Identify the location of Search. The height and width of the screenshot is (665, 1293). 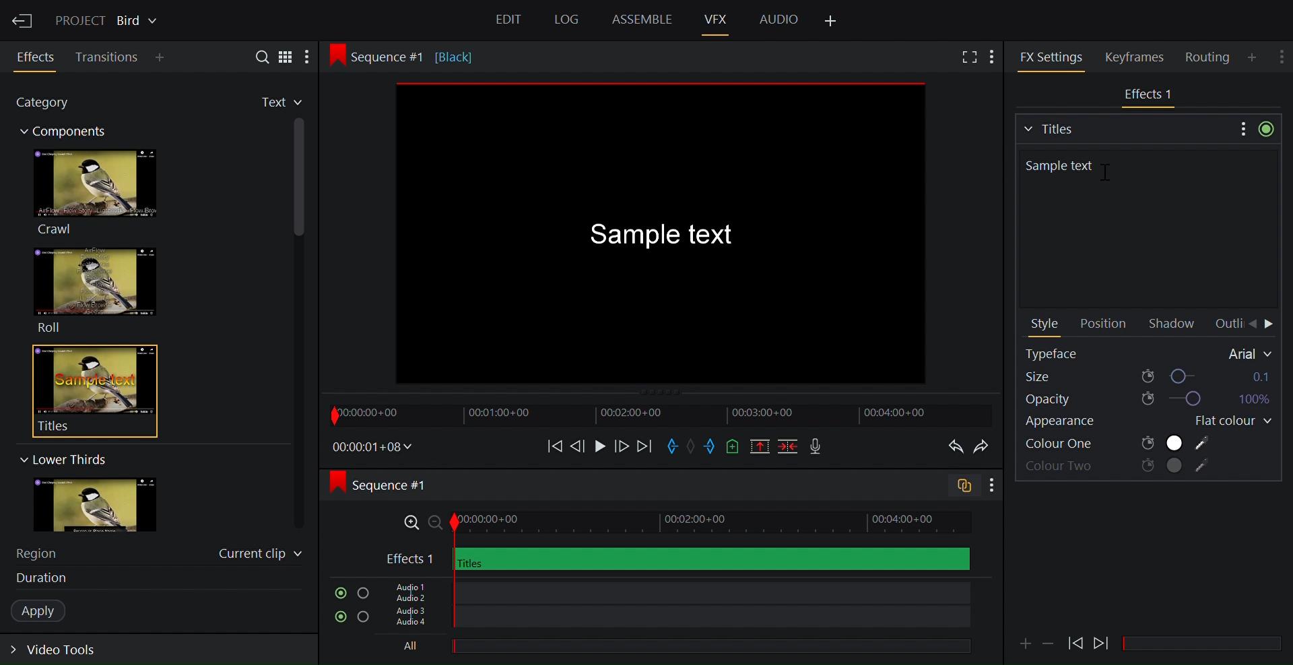
(257, 56).